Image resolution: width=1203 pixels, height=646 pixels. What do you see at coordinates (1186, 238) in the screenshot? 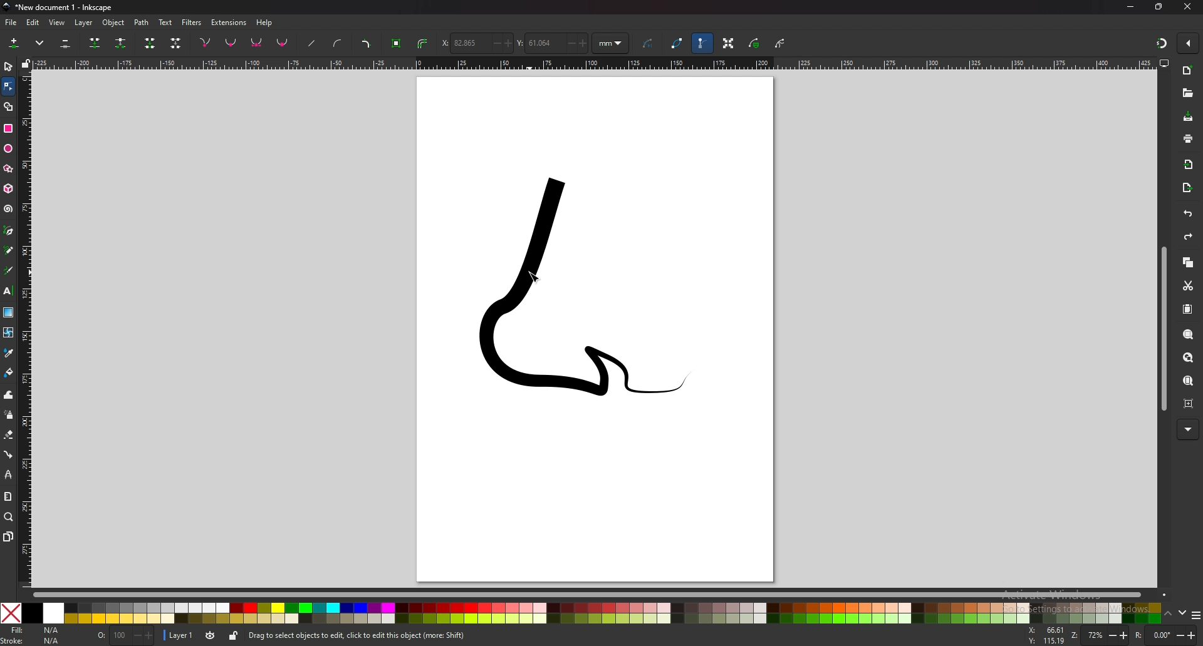
I see `redo` at bounding box center [1186, 238].